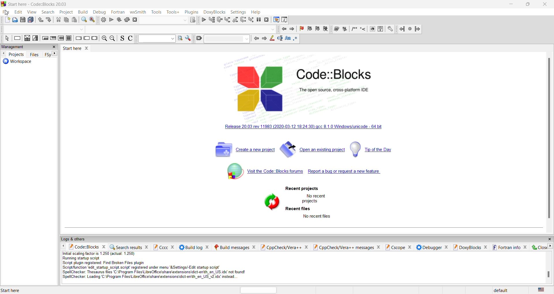  Describe the element at coordinates (99, 12) in the screenshot. I see `debug` at that location.